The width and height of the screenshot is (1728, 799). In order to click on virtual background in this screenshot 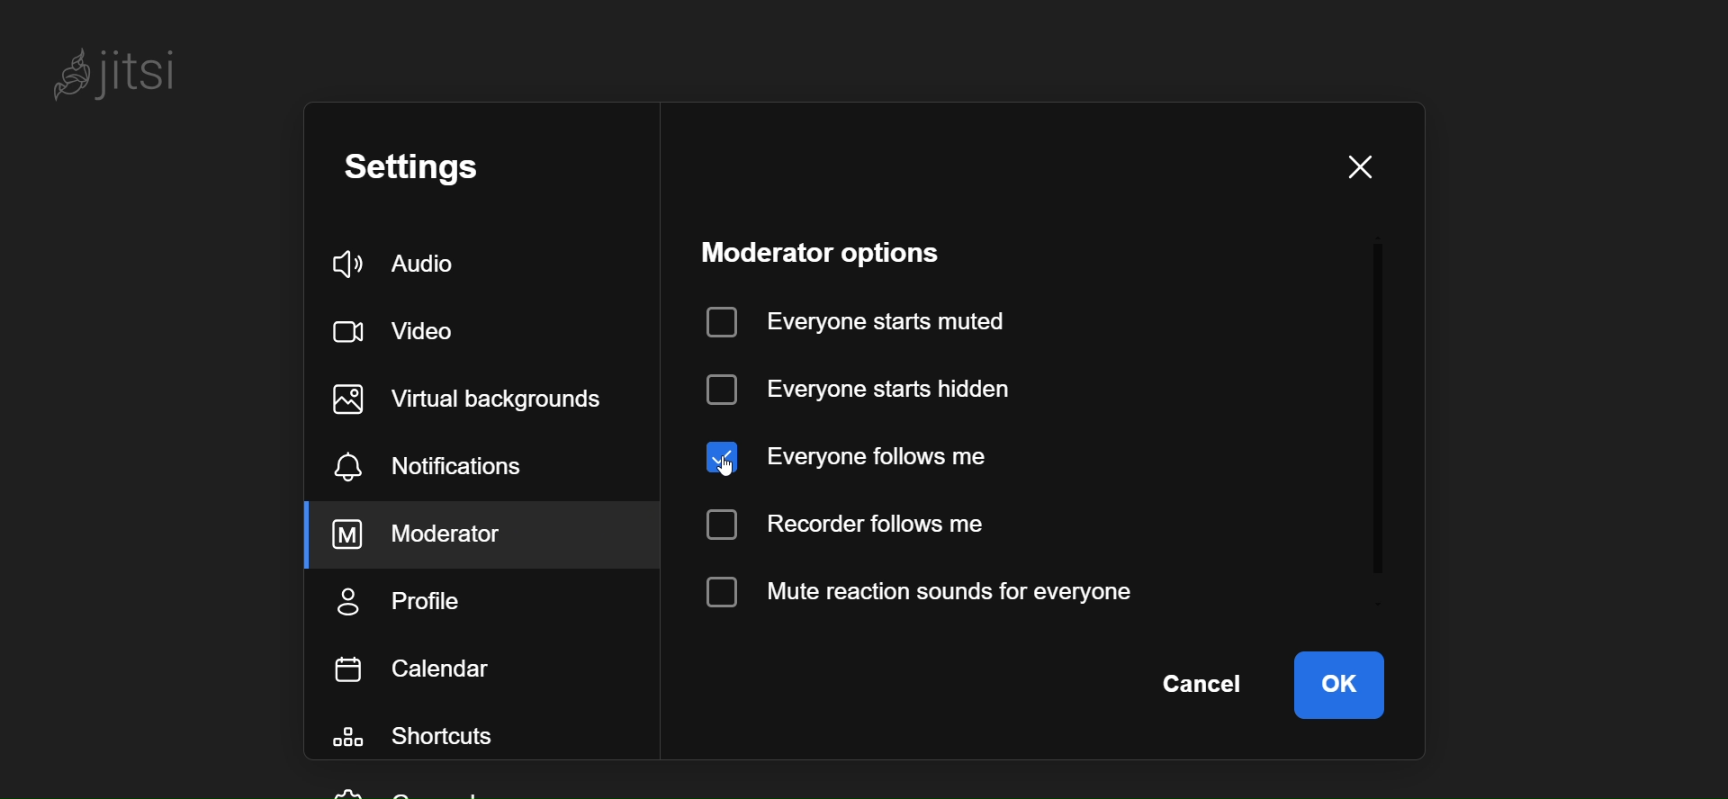, I will do `click(481, 399)`.